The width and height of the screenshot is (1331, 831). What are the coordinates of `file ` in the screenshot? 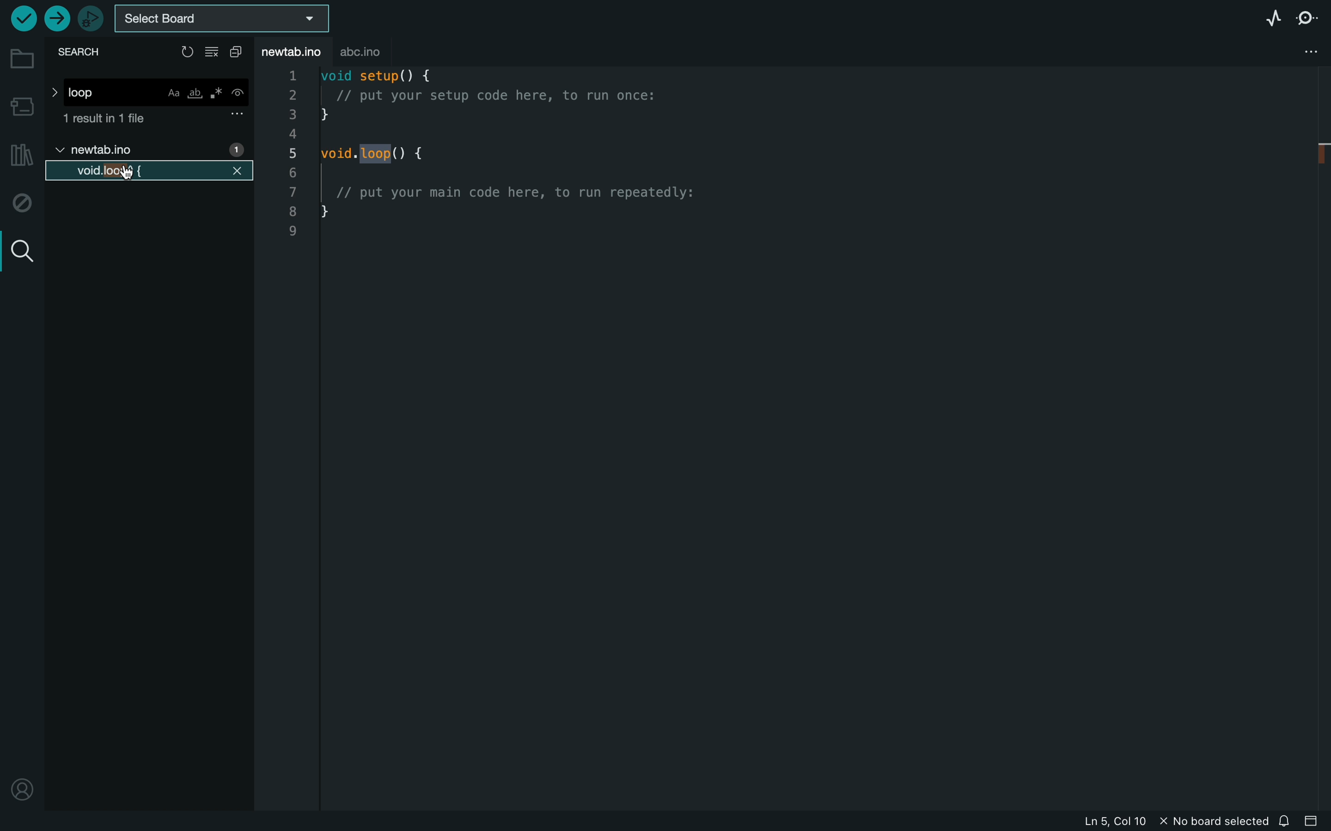 It's located at (98, 151).